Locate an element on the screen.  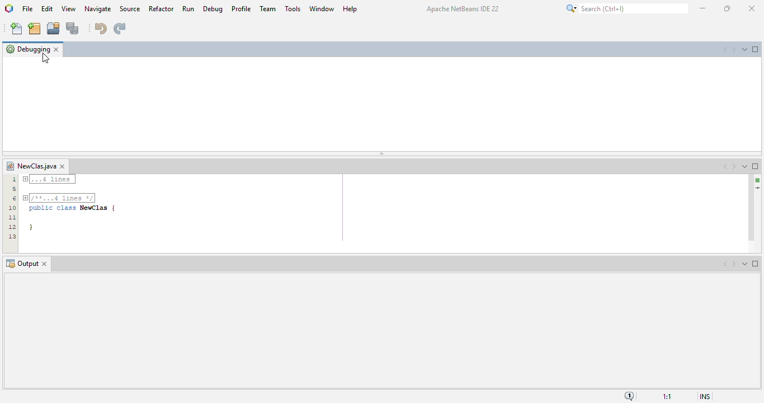
close window is located at coordinates (63, 166).